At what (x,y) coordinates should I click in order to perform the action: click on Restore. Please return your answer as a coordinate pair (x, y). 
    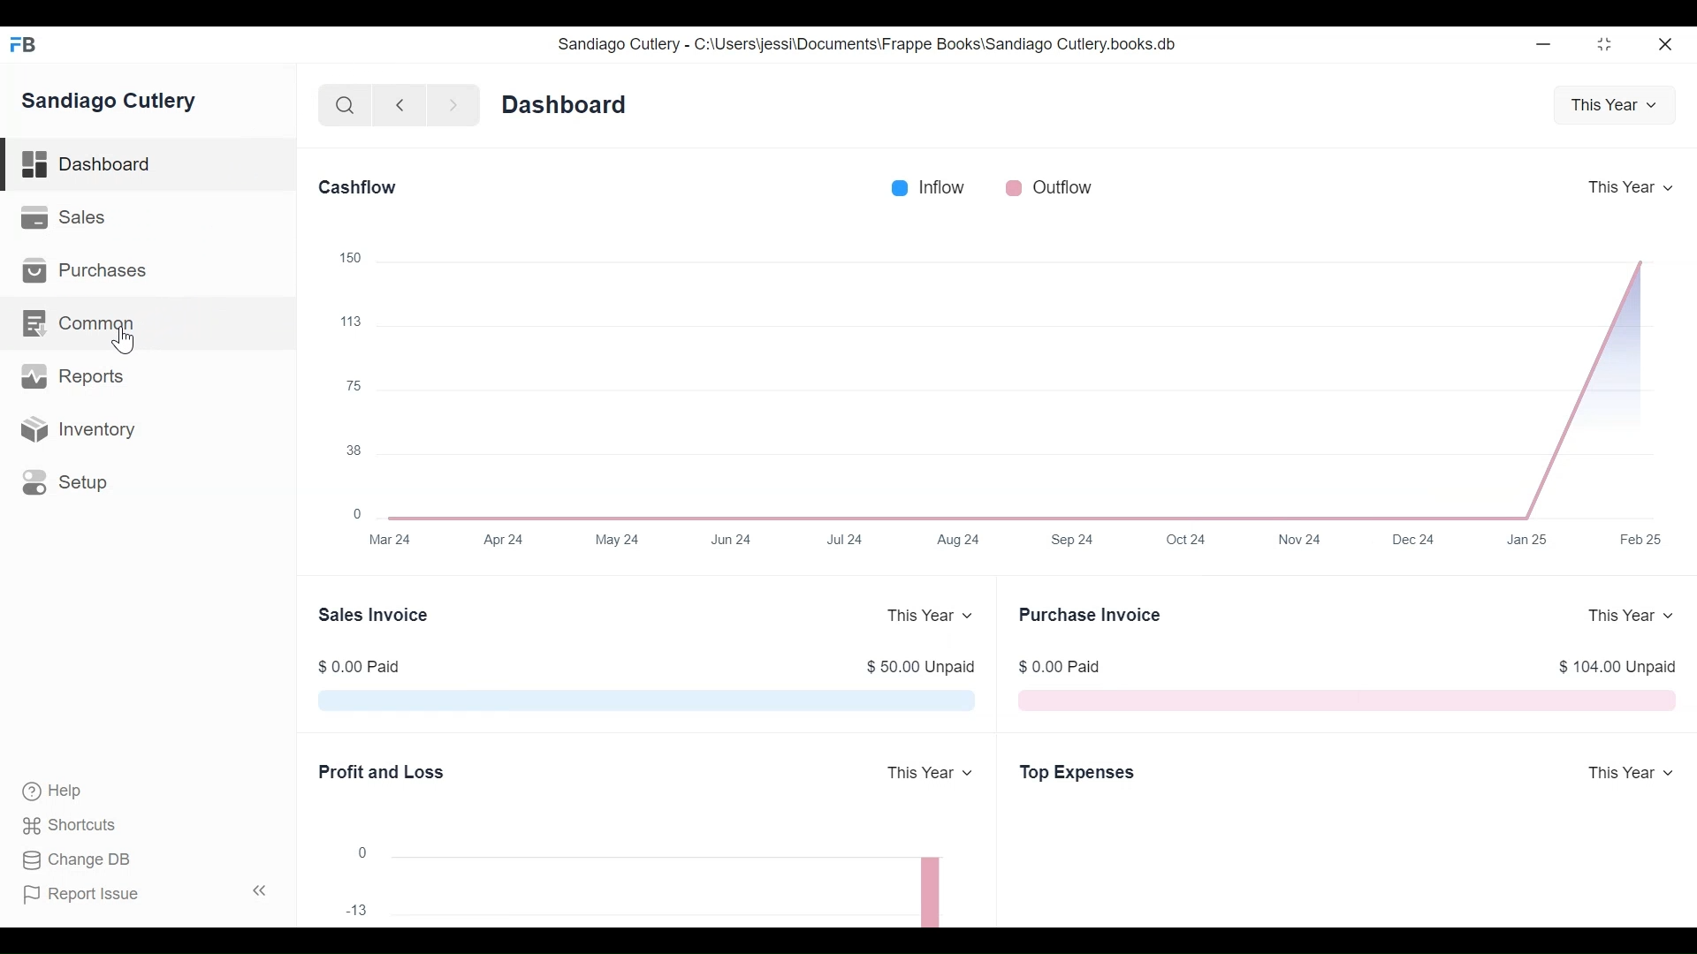
    Looking at the image, I should click on (1604, 46).